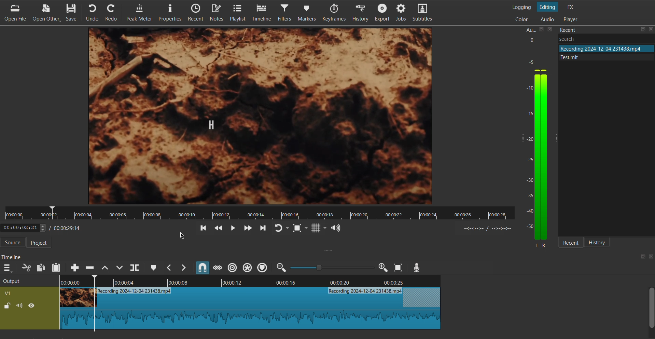 The image size is (655, 339). I want to click on Filters, so click(284, 13).